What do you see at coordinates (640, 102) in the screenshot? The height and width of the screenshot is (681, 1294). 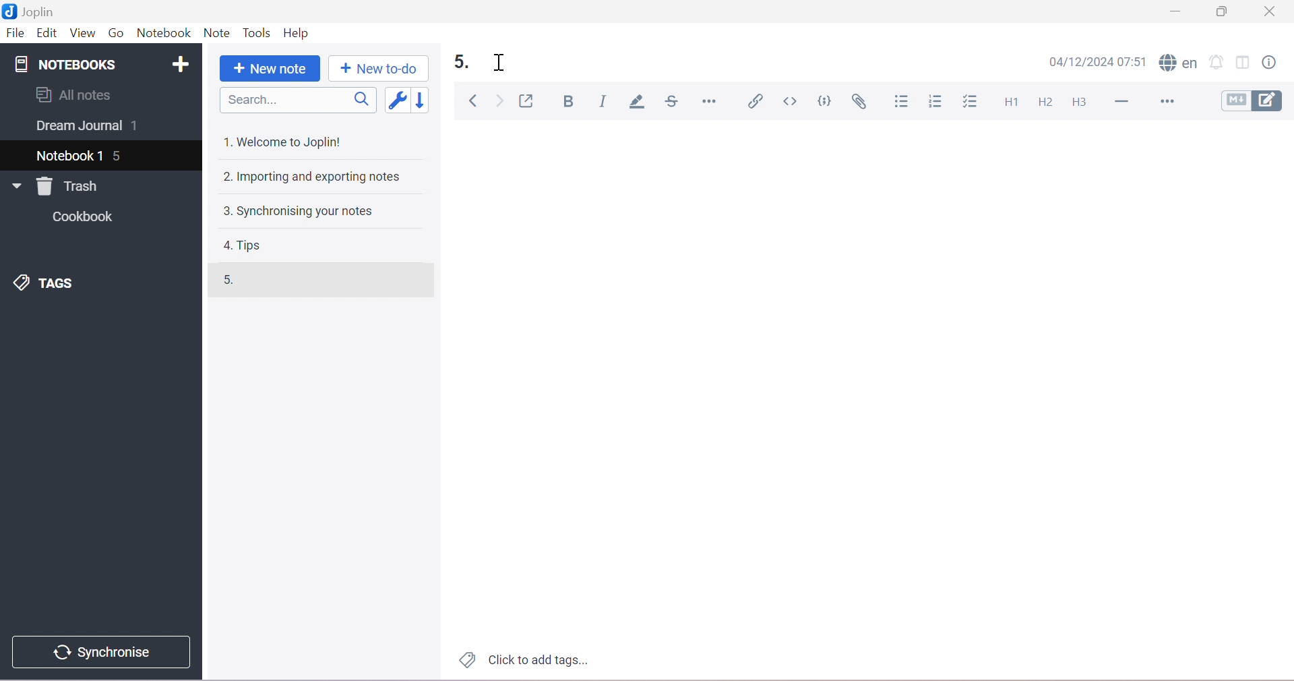 I see `Highlight` at bounding box center [640, 102].